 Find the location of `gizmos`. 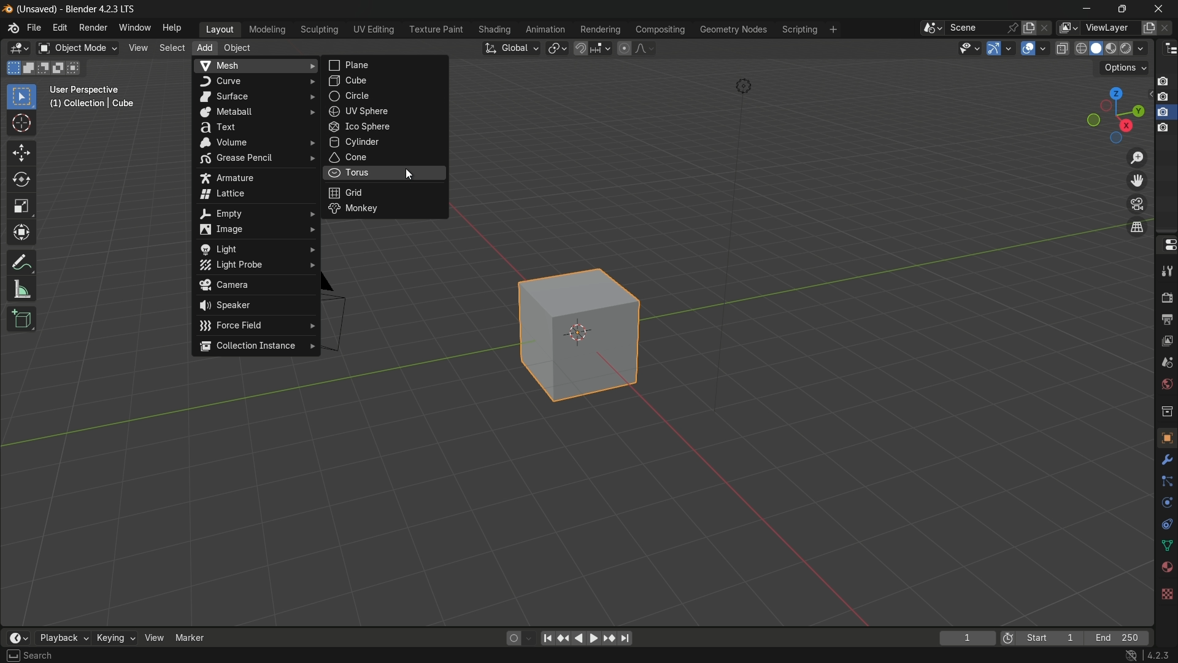

gizmos is located at coordinates (1009, 47).